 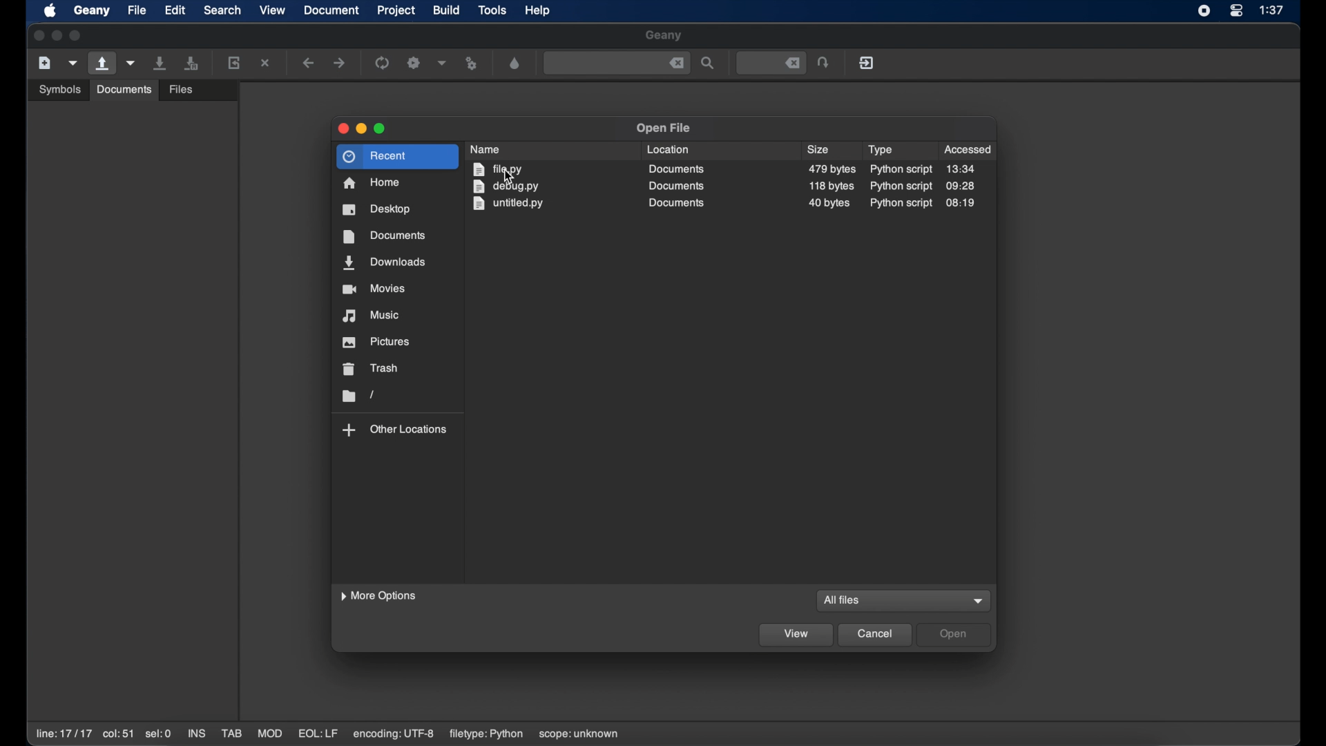 What do you see at coordinates (1273, 10) in the screenshot?
I see `time` at bounding box center [1273, 10].